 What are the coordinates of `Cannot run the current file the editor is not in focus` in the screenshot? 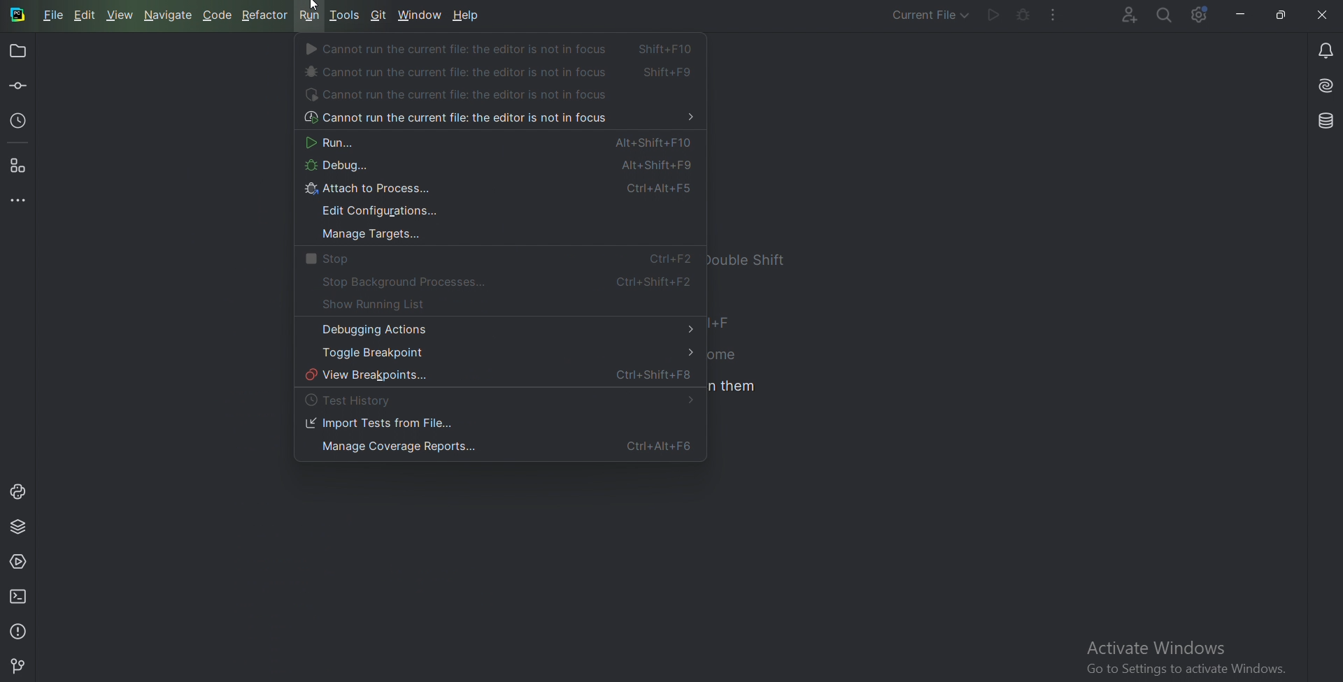 It's located at (503, 49).